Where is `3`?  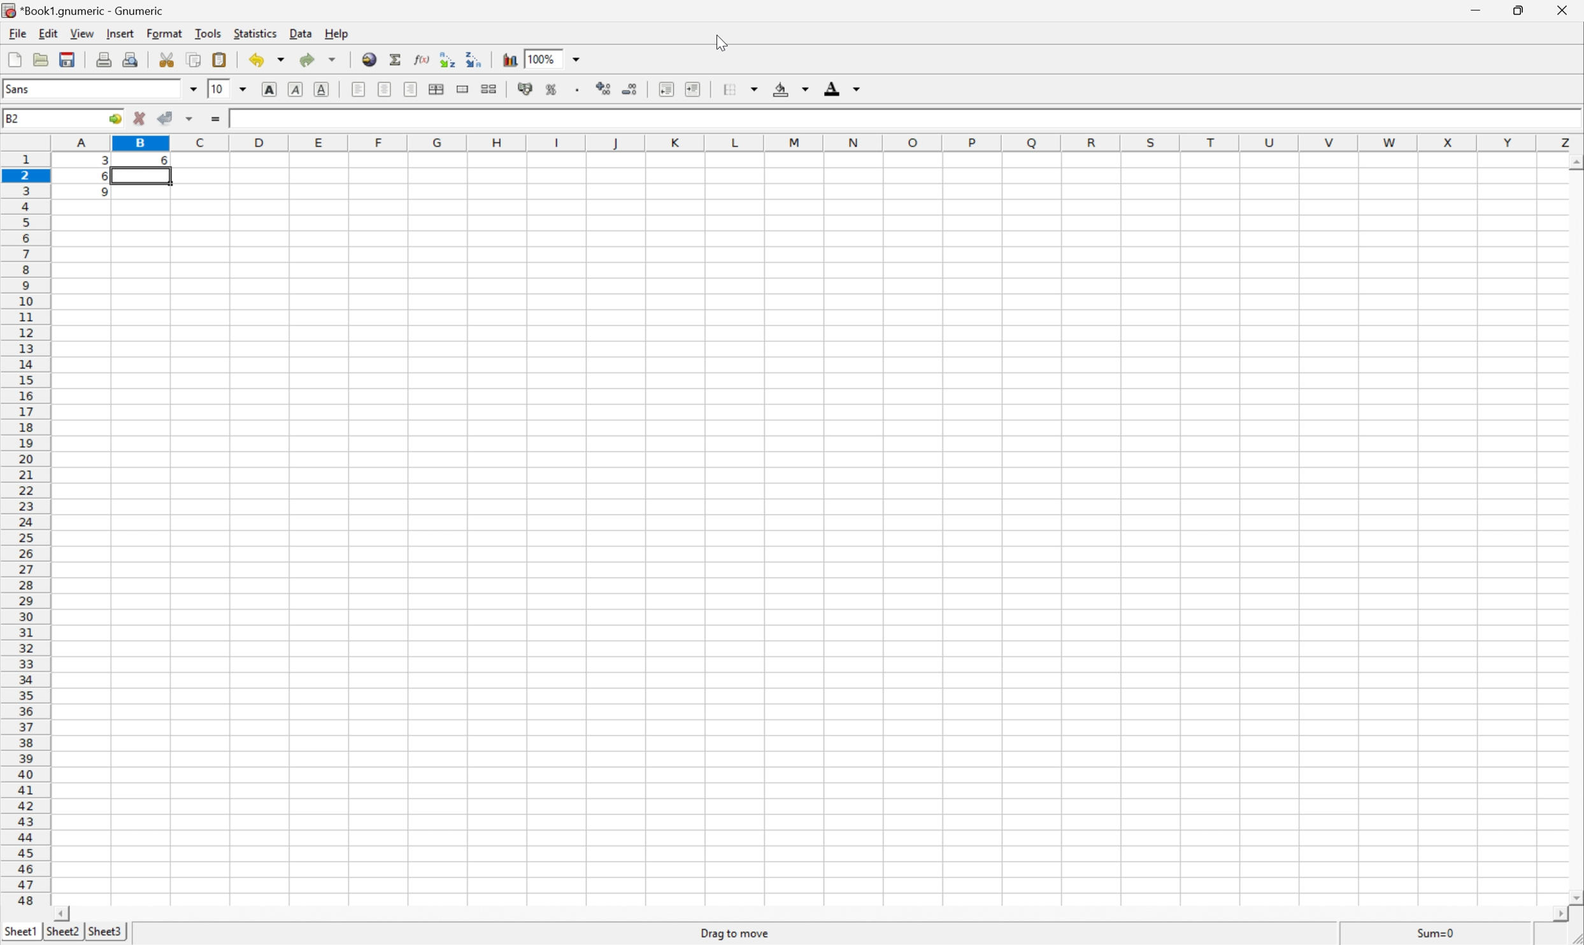 3 is located at coordinates (102, 162).